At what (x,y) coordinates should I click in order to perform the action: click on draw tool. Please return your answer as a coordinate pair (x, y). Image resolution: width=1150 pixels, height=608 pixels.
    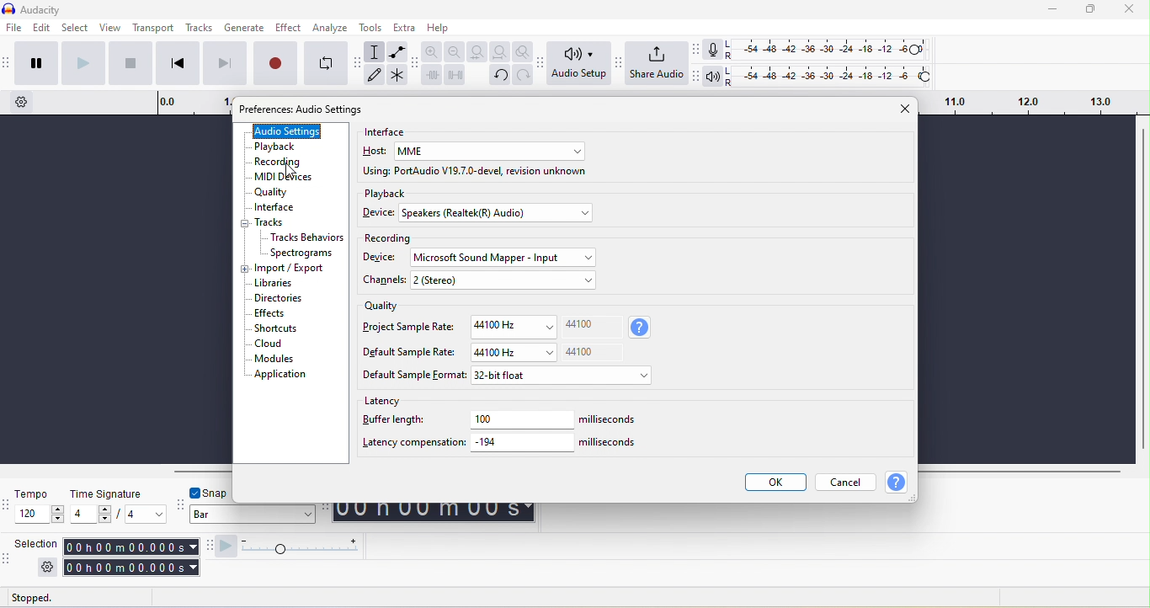
    Looking at the image, I should click on (375, 74).